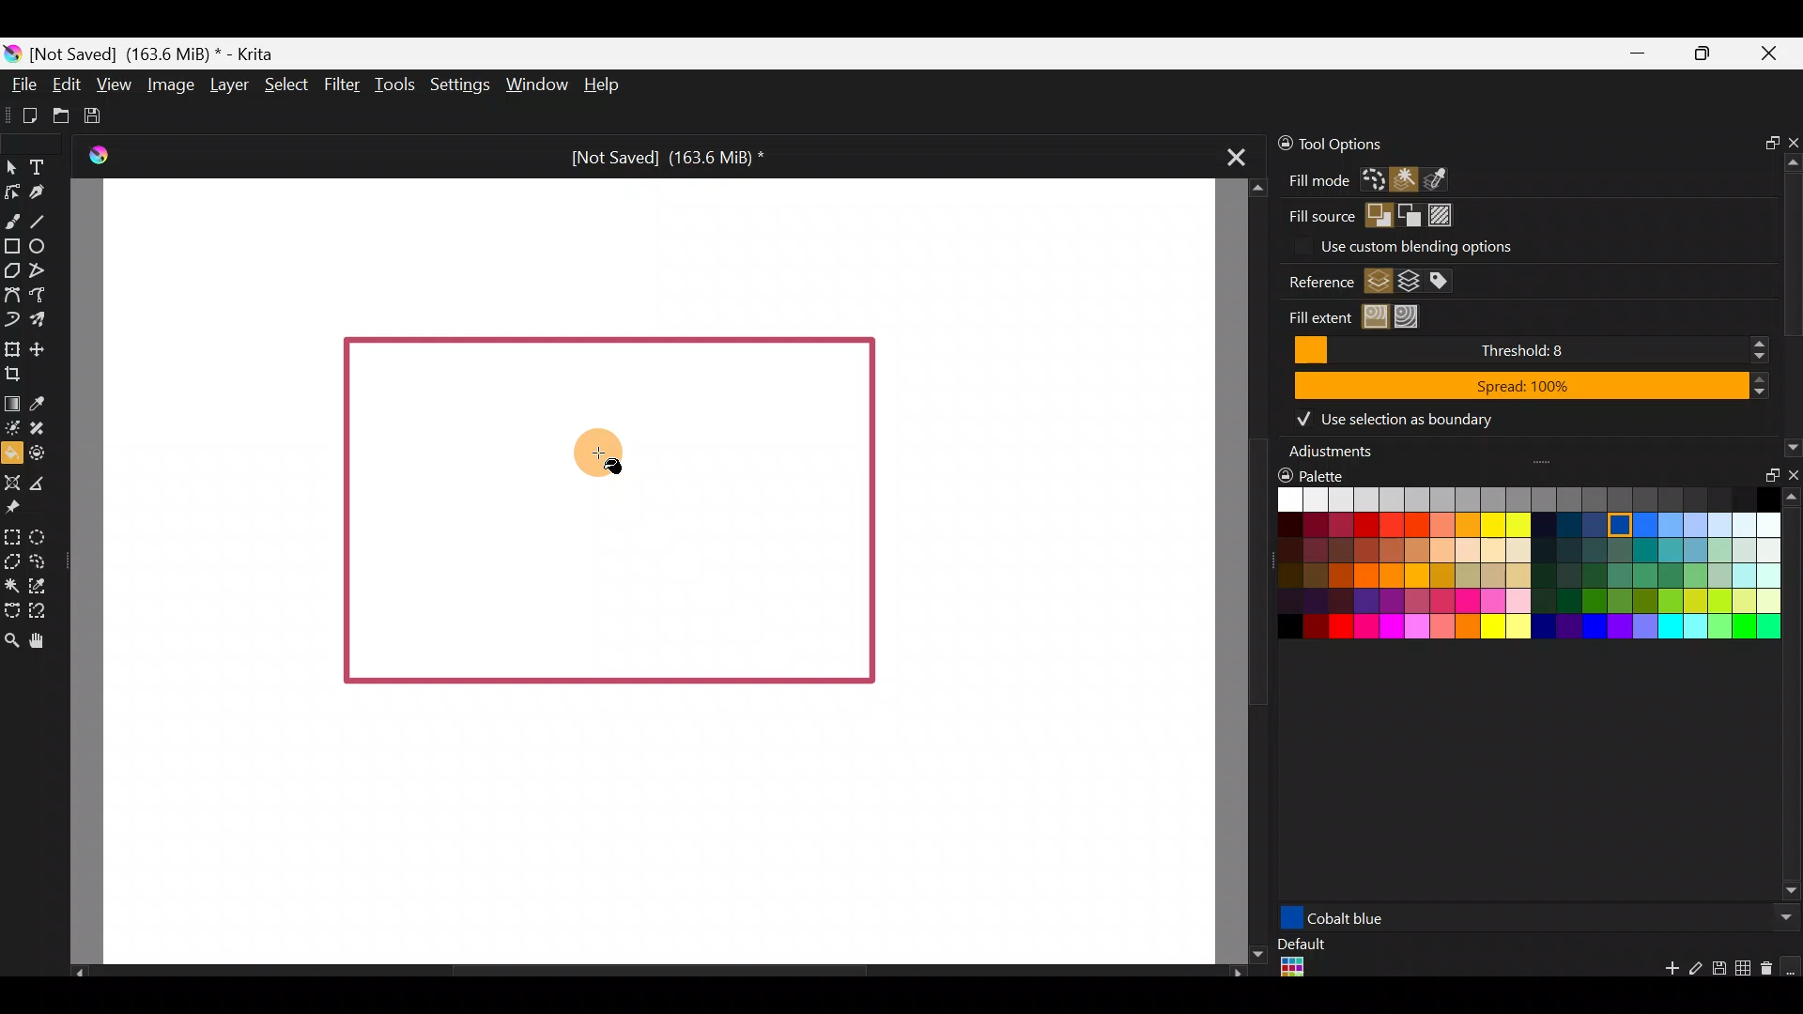 Image resolution: width=1803 pixels, height=1014 pixels. I want to click on Spread, so click(1529, 384).